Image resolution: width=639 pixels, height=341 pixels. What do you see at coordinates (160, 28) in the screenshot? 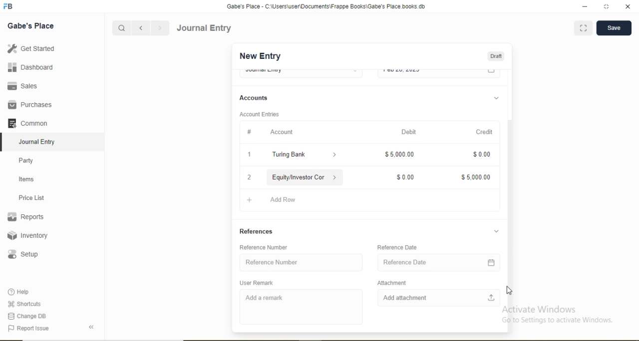
I see `Forward` at bounding box center [160, 28].